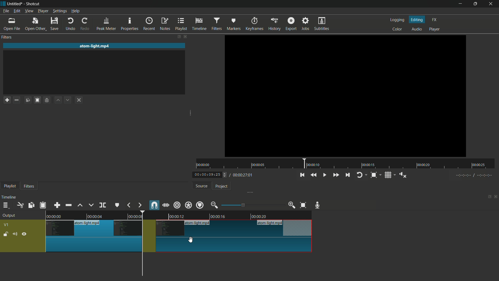 The height and width of the screenshot is (281, 499). What do you see at coordinates (6, 234) in the screenshot?
I see `lock` at bounding box center [6, 234].